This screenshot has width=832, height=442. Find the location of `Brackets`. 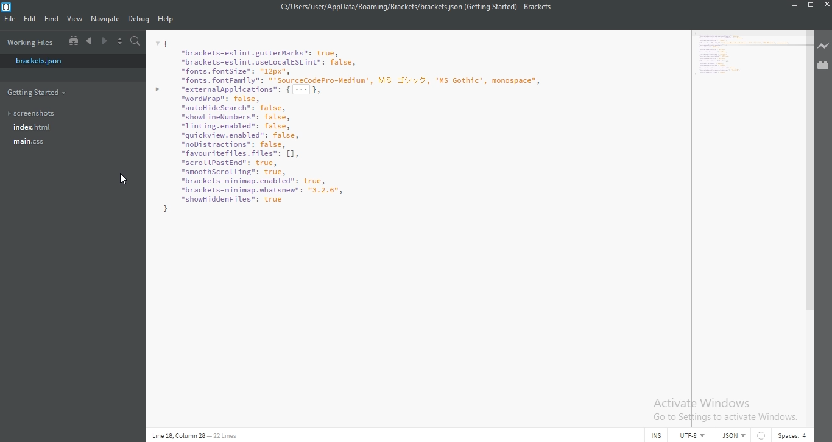

Brackets is located at coordinates (538, 7).